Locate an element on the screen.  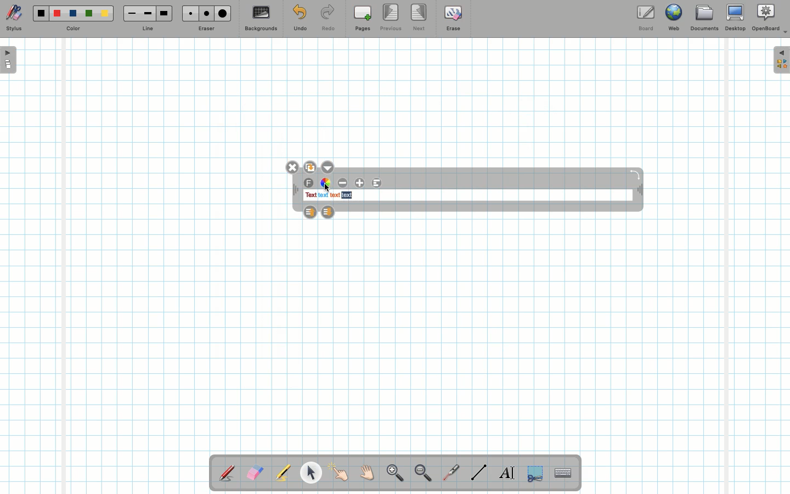
Color wheel is located at coordinates (325, 183).